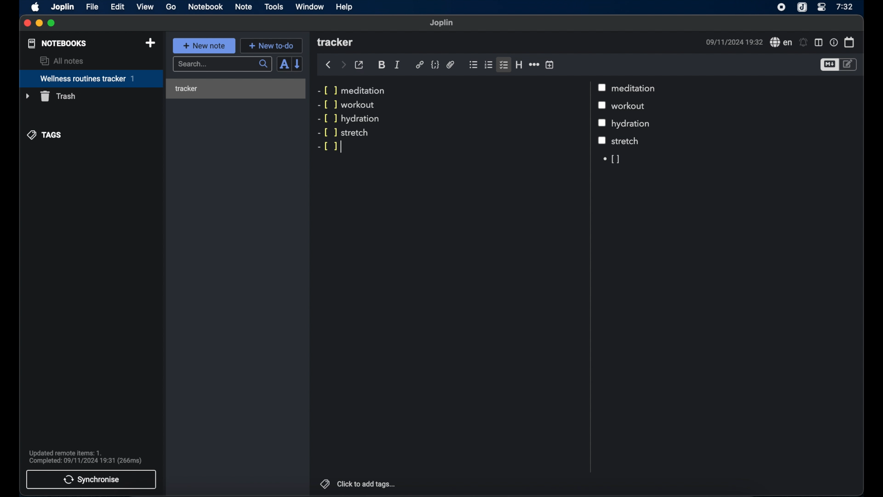 The image size is (883, 497). Describe the element at coordinates (382, 65) in the screenshot. I see `bold` at that location.